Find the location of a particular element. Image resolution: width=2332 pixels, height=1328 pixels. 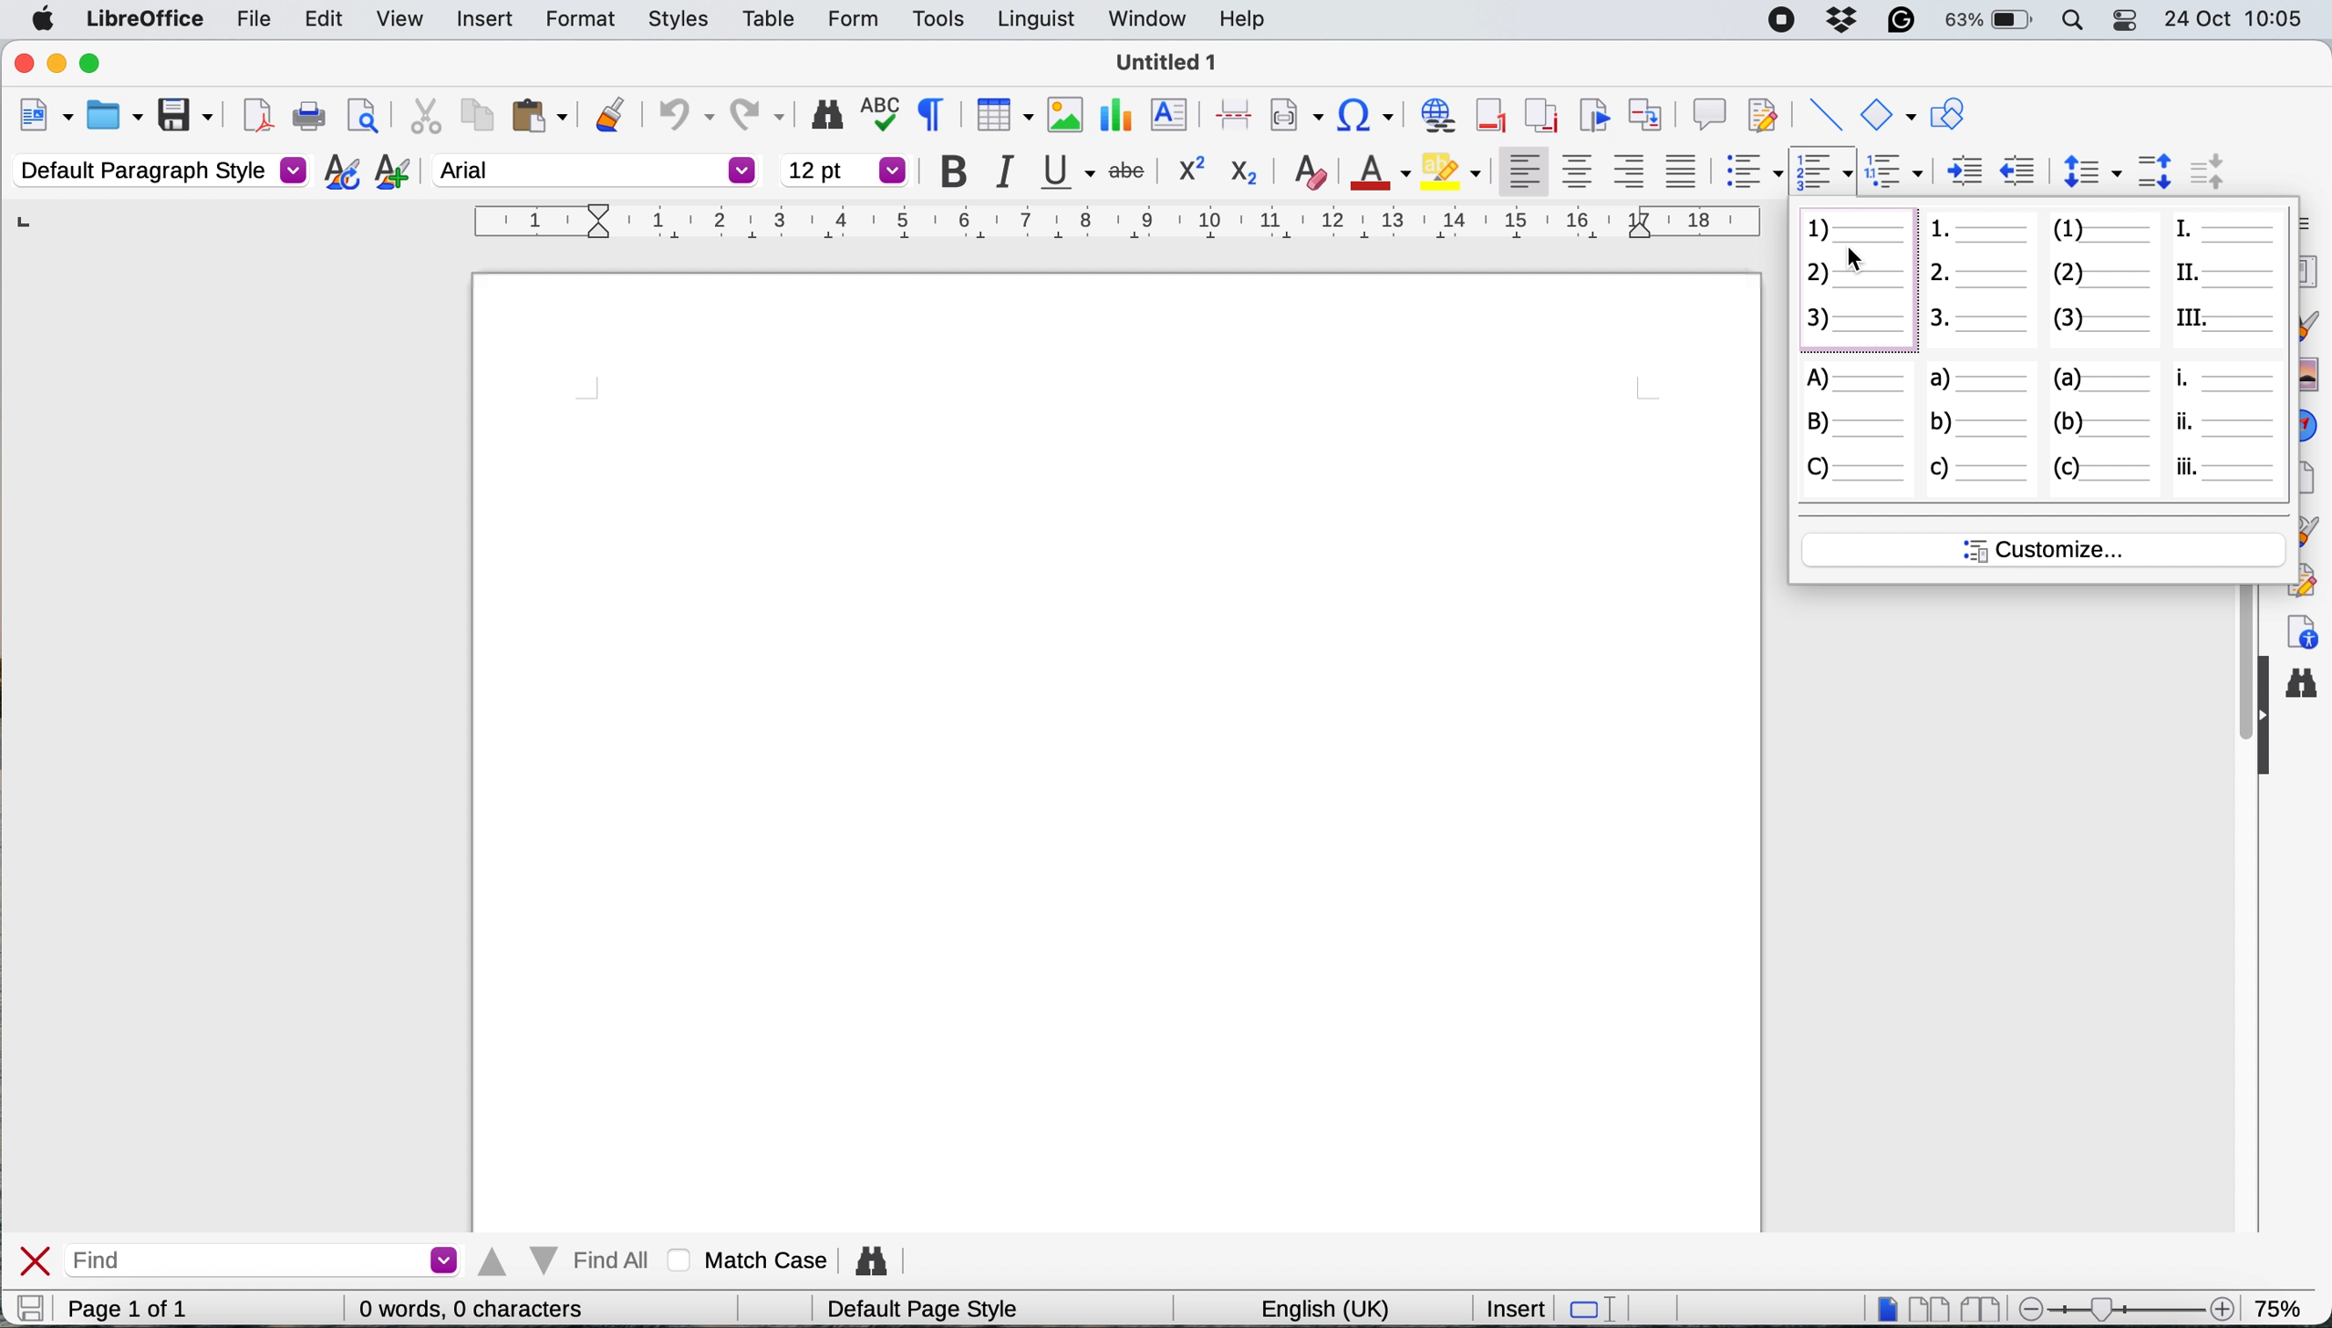

page 1 of 1 is located at coordinates (157, 1309).